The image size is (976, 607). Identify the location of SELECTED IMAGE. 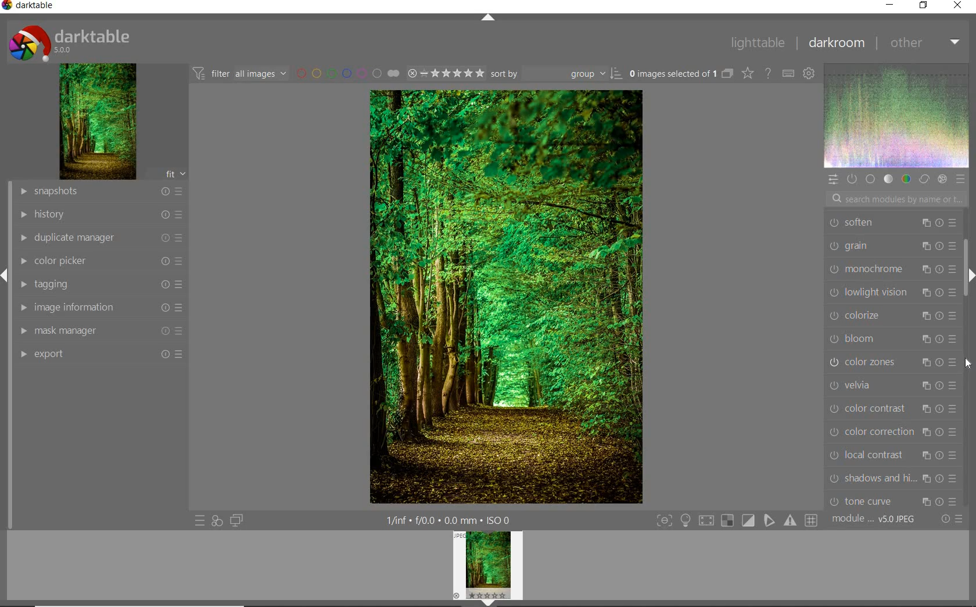
(672, 74).